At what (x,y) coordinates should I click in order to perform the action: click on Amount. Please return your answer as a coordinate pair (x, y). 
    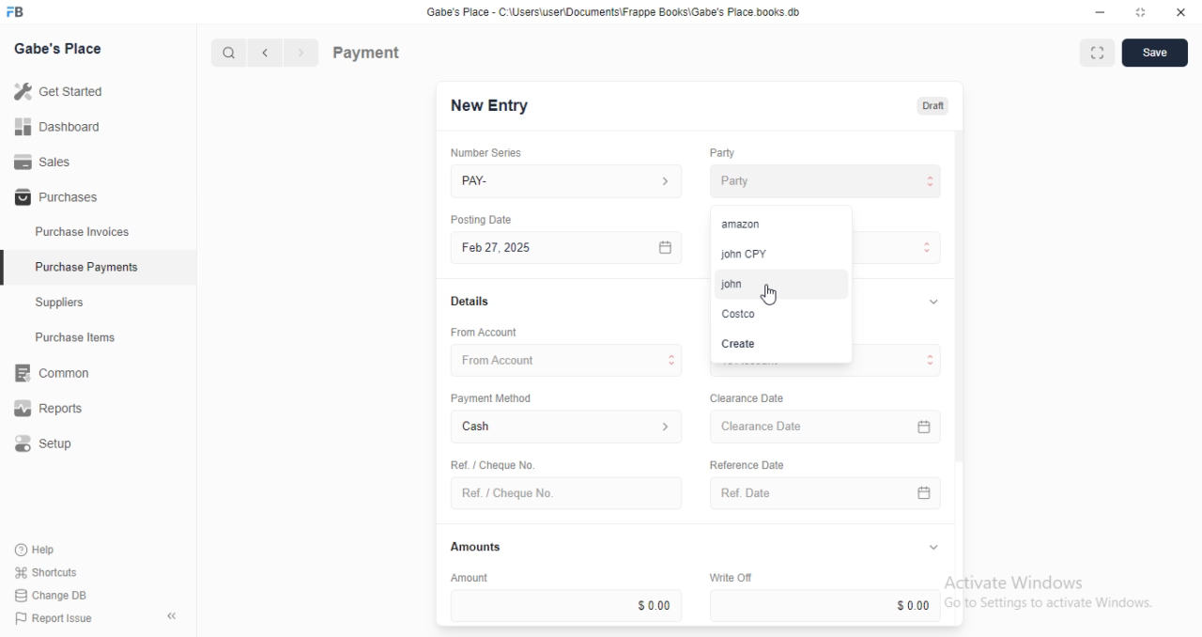
    Looking at the image, I should click on (467, 577).